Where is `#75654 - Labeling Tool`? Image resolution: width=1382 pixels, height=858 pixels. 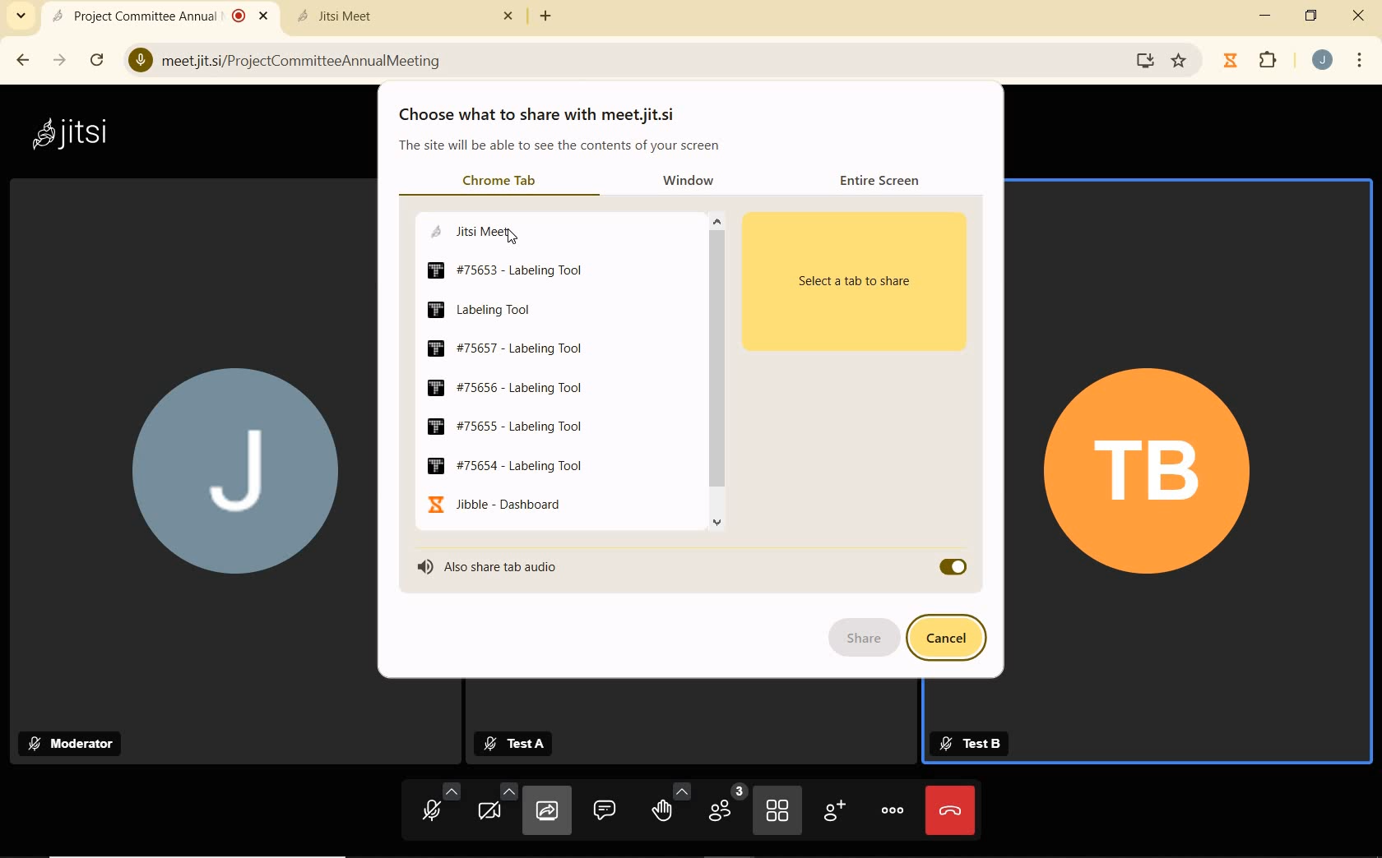
#75654 - Labeling Tool is located at coordinates (505, 465).